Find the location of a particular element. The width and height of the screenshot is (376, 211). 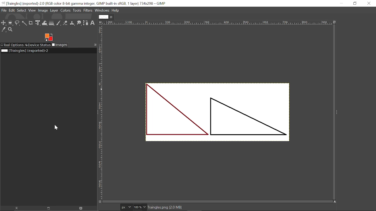

Change foreground tool is located at coordinates (50, 37).